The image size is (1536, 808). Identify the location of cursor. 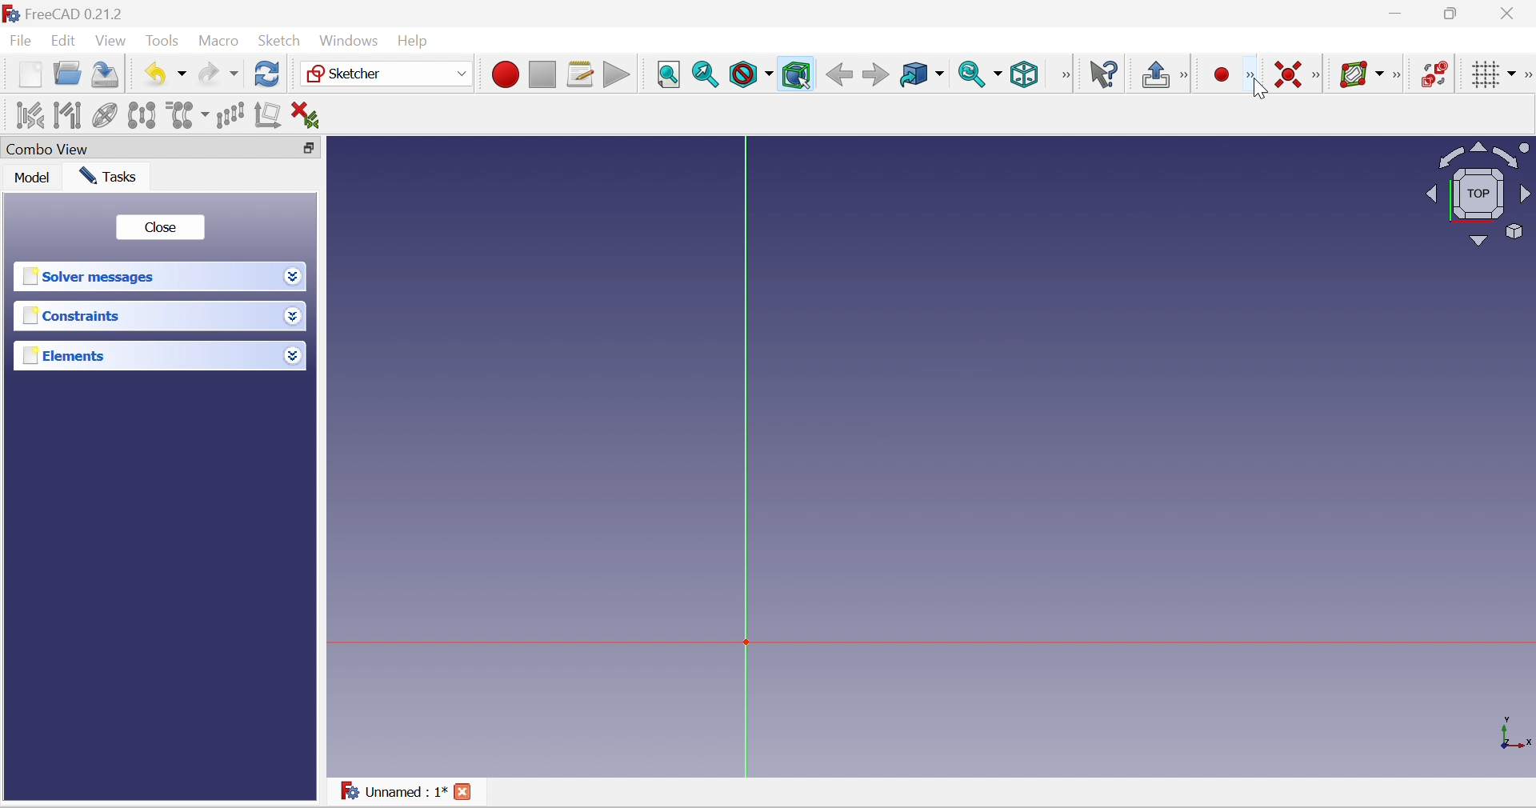
(1259, 89).